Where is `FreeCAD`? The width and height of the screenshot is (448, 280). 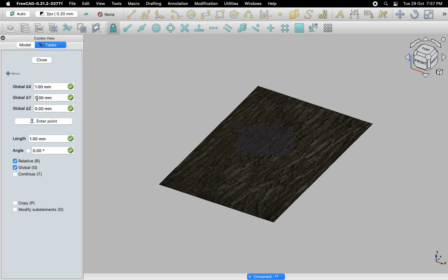
FreeCAD is located at coordinates (40, 4).